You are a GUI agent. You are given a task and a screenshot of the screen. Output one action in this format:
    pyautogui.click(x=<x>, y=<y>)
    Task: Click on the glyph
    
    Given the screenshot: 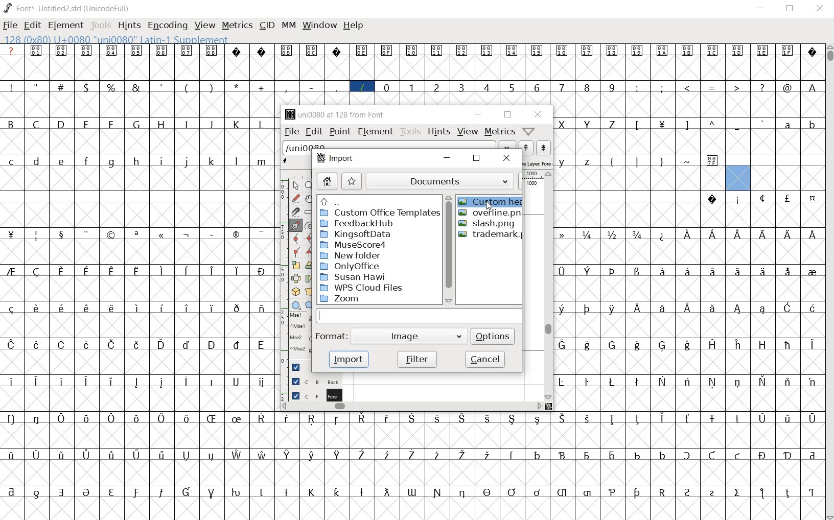 What is the action you would take?
    pyautogui.click(x=587, y=309)
    